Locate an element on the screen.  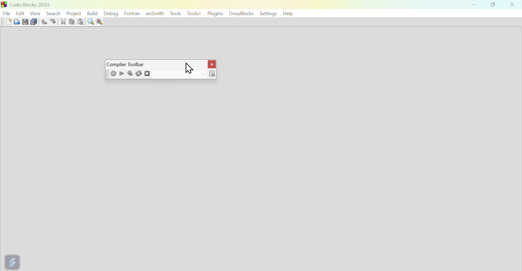
Compile toolbar is located at coordinates (128, 64).